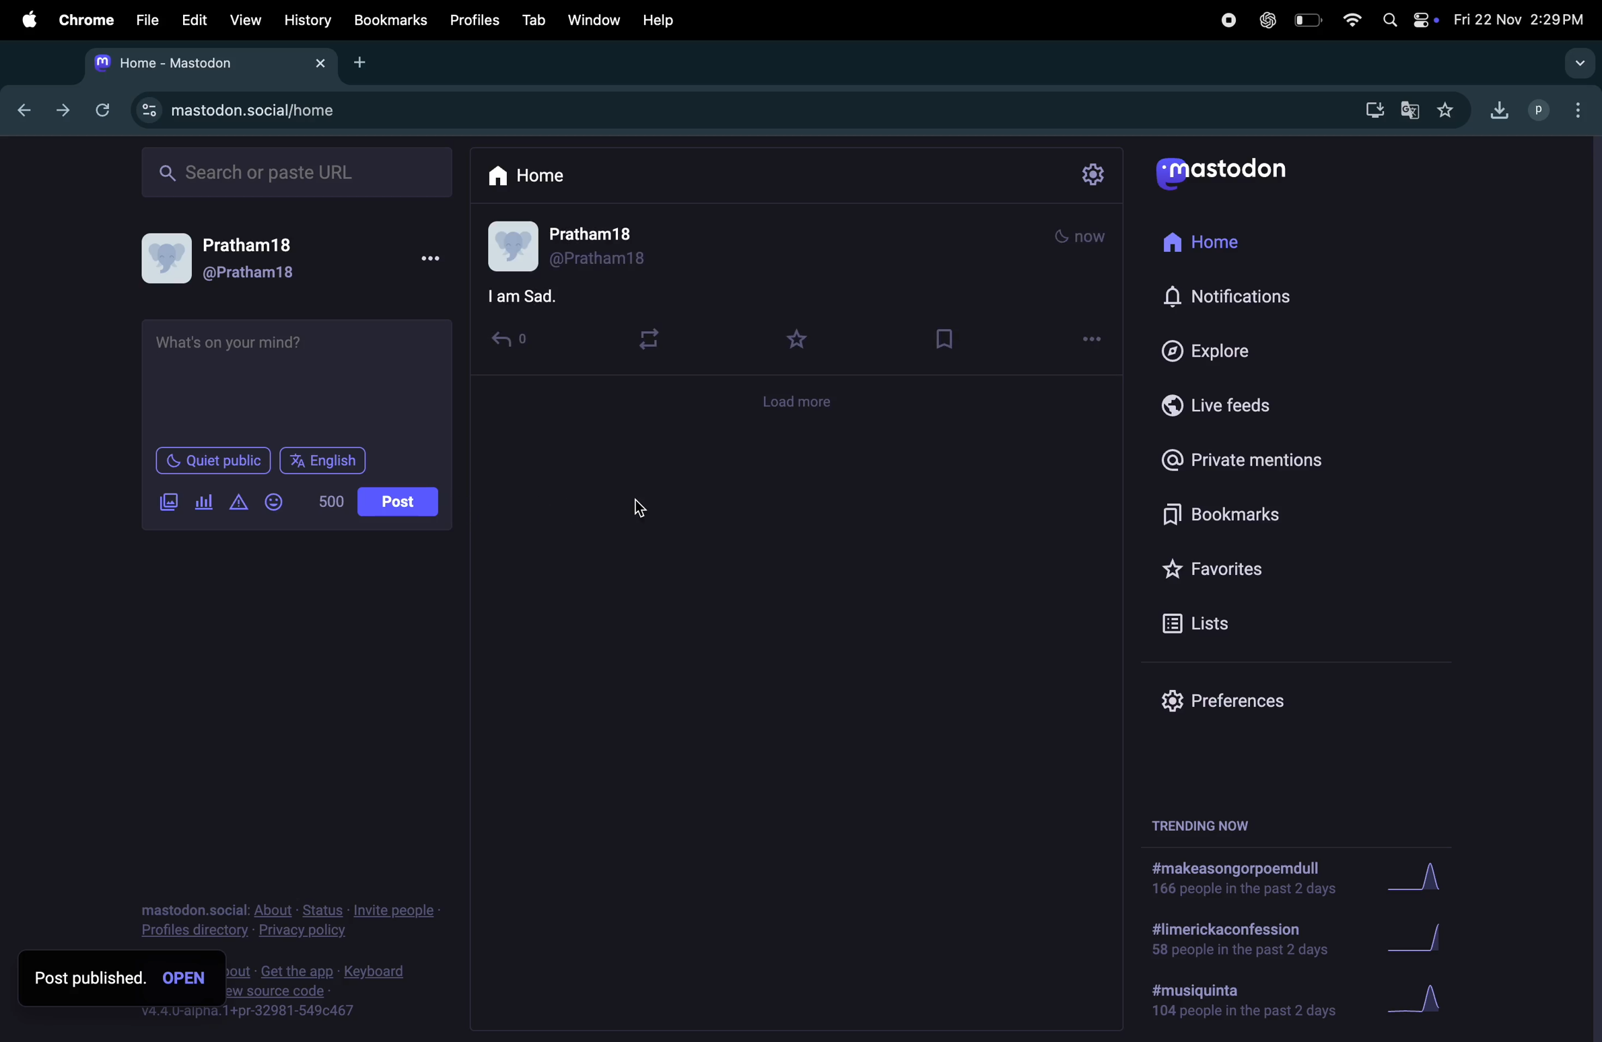 Image resolution: width=1602 pixels, height=1042 pixels. Describe the element at coordinates (1461, 998) in the screenshot. I see `graphs` at that location.